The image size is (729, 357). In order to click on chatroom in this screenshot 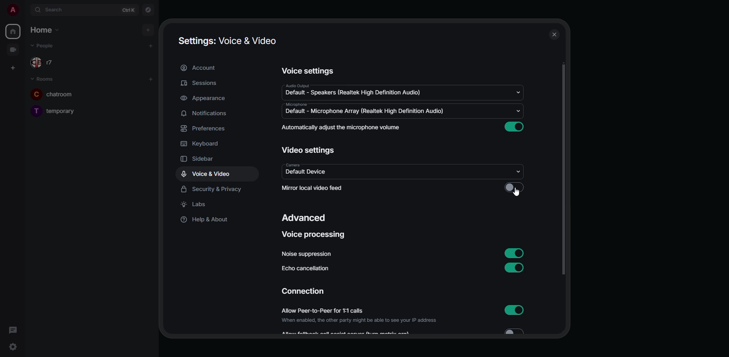, I will do `click(61, 94)`.